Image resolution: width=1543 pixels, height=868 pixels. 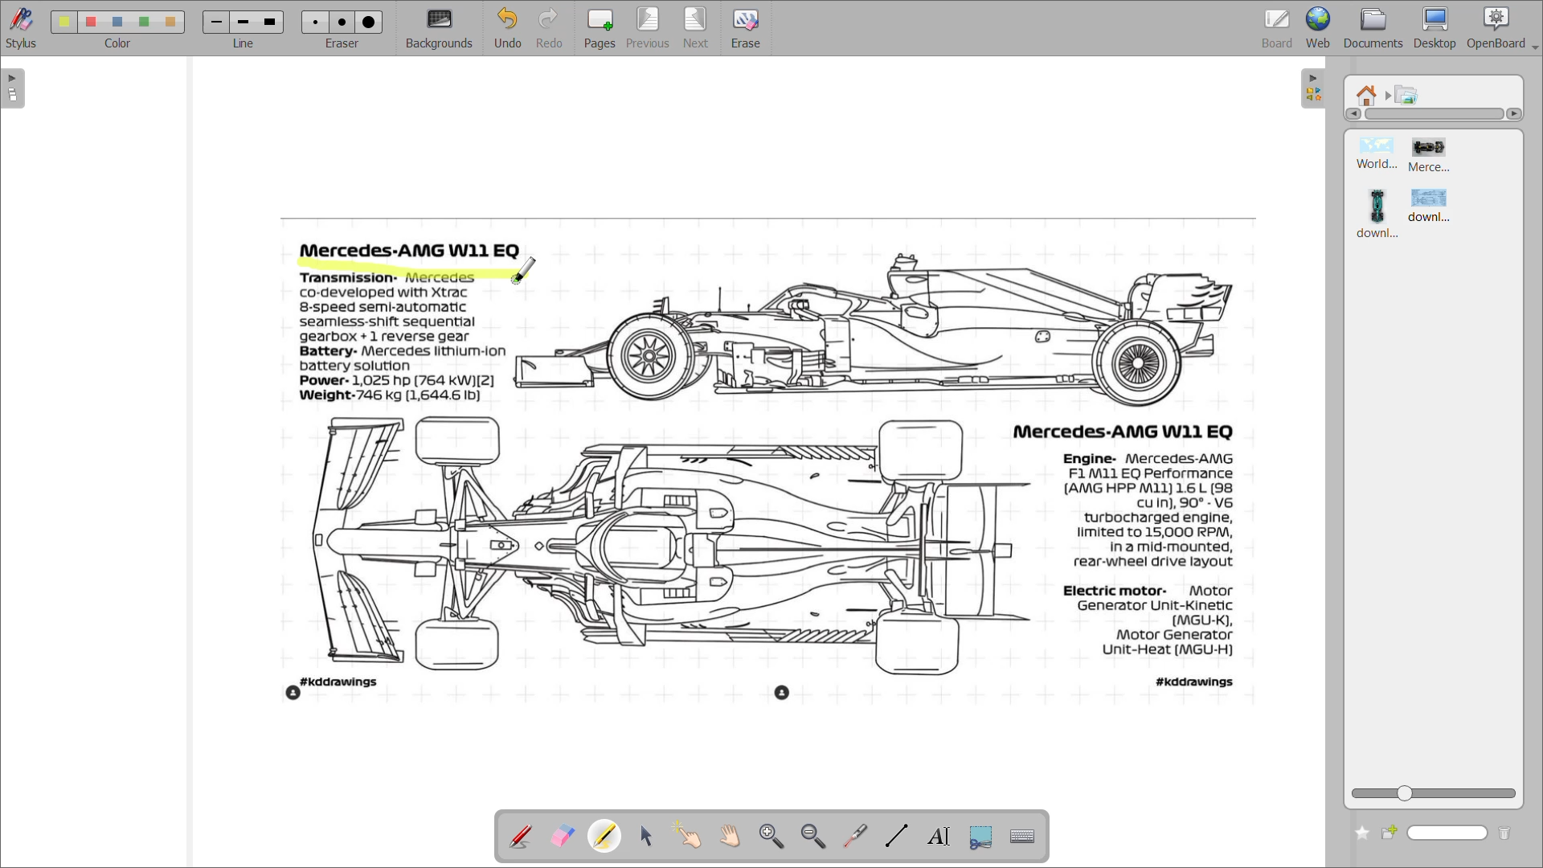 What do you see at coordinates (1431, 207) in the screenshot?
I see `image 4` at bounding box center [1431, 207].